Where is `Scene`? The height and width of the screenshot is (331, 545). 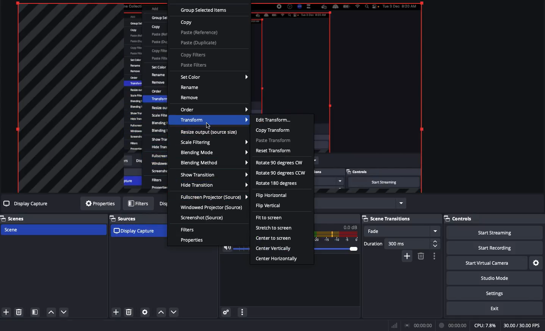
Scene is located at coordinates (53, 230).